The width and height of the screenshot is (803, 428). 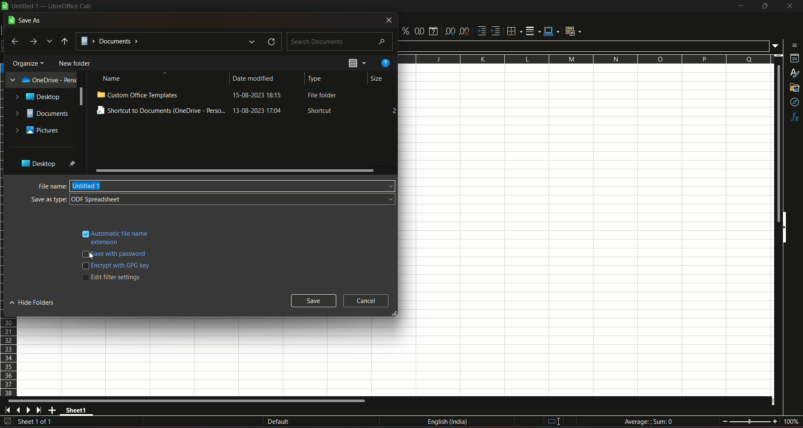 I want to click on save, so click(x=8, y=421).